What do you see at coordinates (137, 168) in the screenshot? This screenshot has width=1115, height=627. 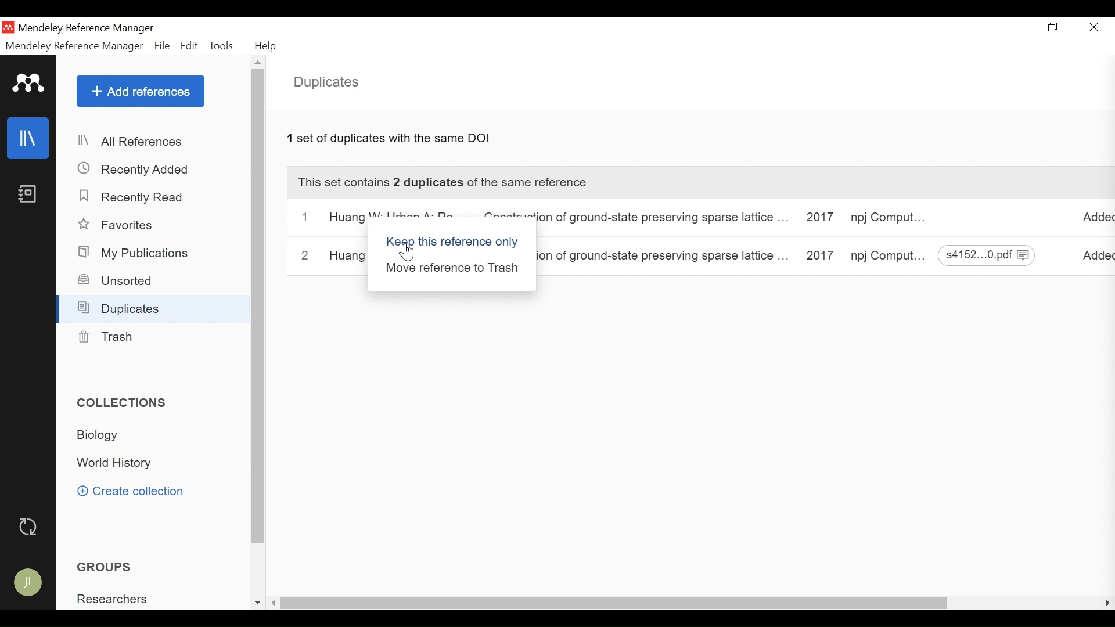 I see `Recently Added` at bounding box center [137, 168].